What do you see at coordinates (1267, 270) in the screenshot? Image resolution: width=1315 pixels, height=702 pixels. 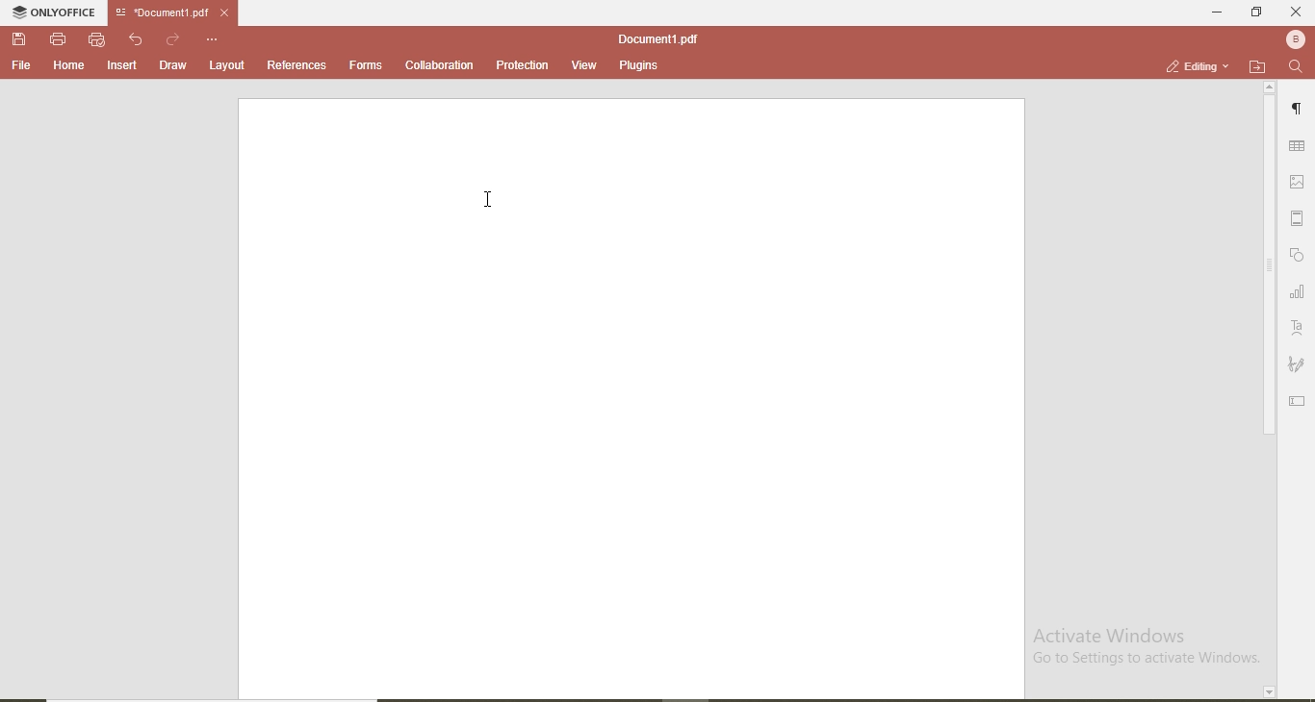 I see `scroll bar` at bounding box center [1267, 270].